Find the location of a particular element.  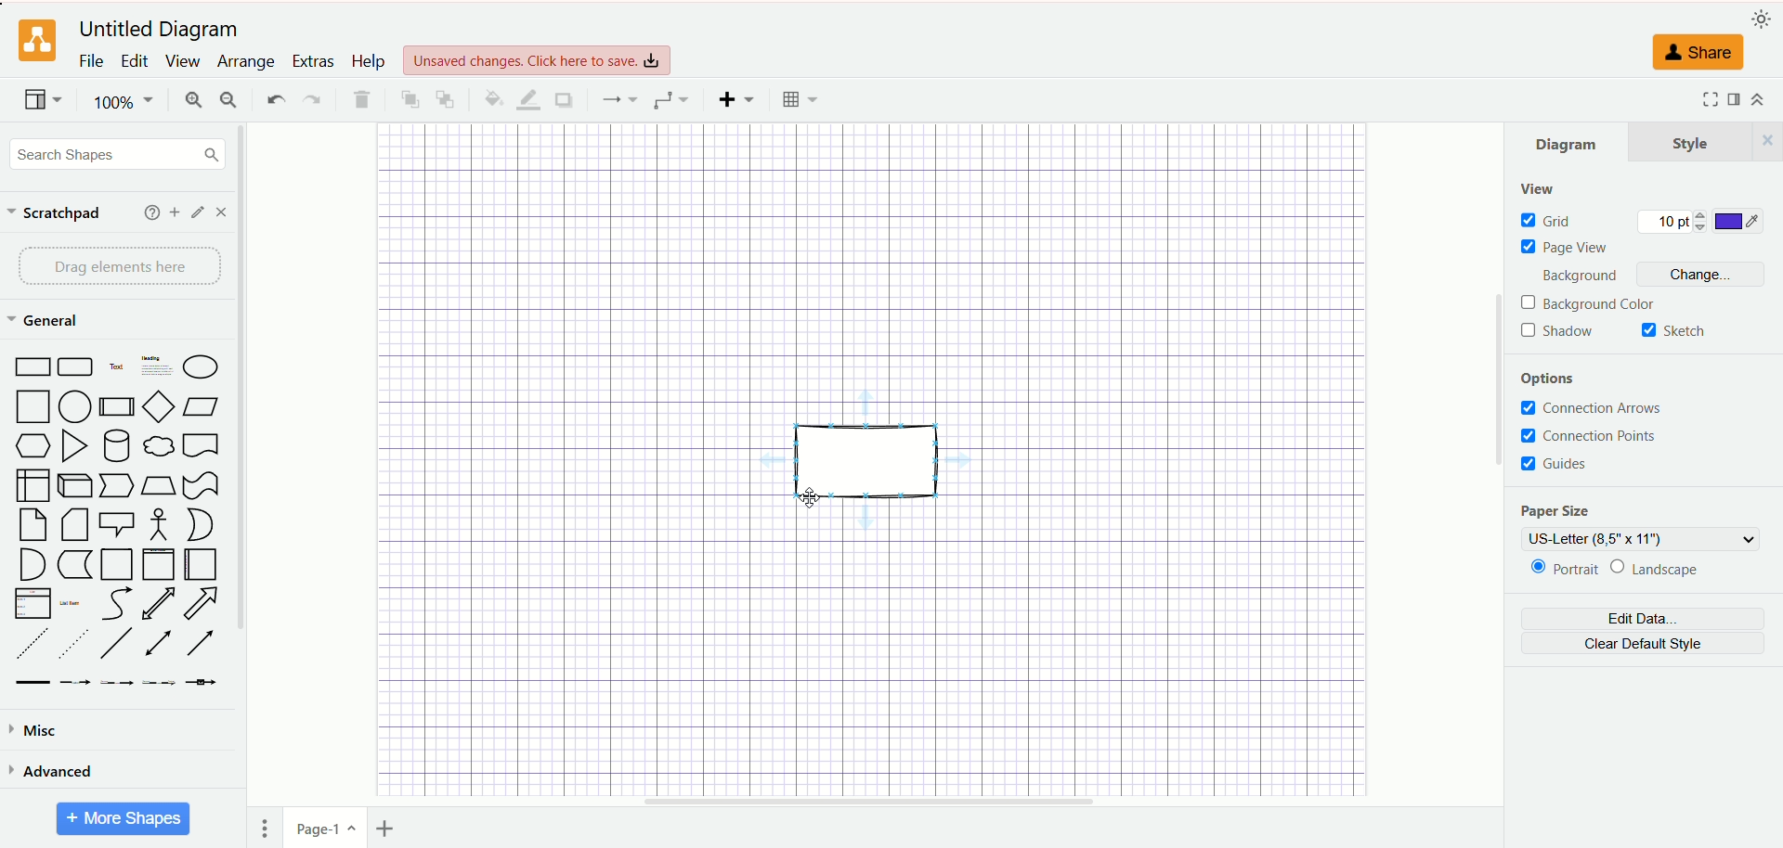

connection is located at coordinates (617, 99).